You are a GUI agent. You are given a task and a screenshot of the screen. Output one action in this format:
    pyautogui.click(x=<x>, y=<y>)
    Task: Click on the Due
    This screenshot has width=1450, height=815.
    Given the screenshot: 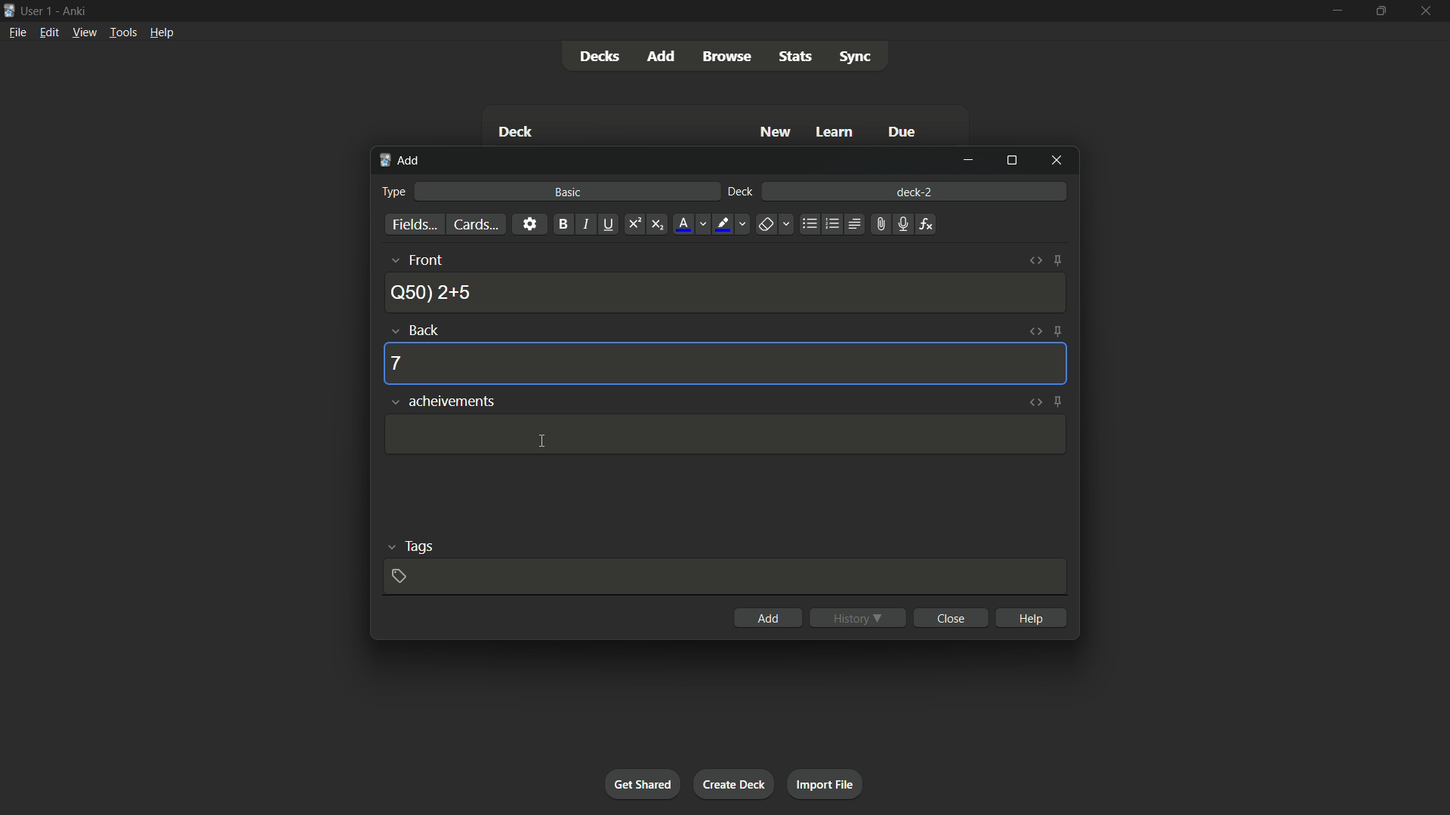 What is the action you would take?
    pyautogui.click(x=903, y=131)
    